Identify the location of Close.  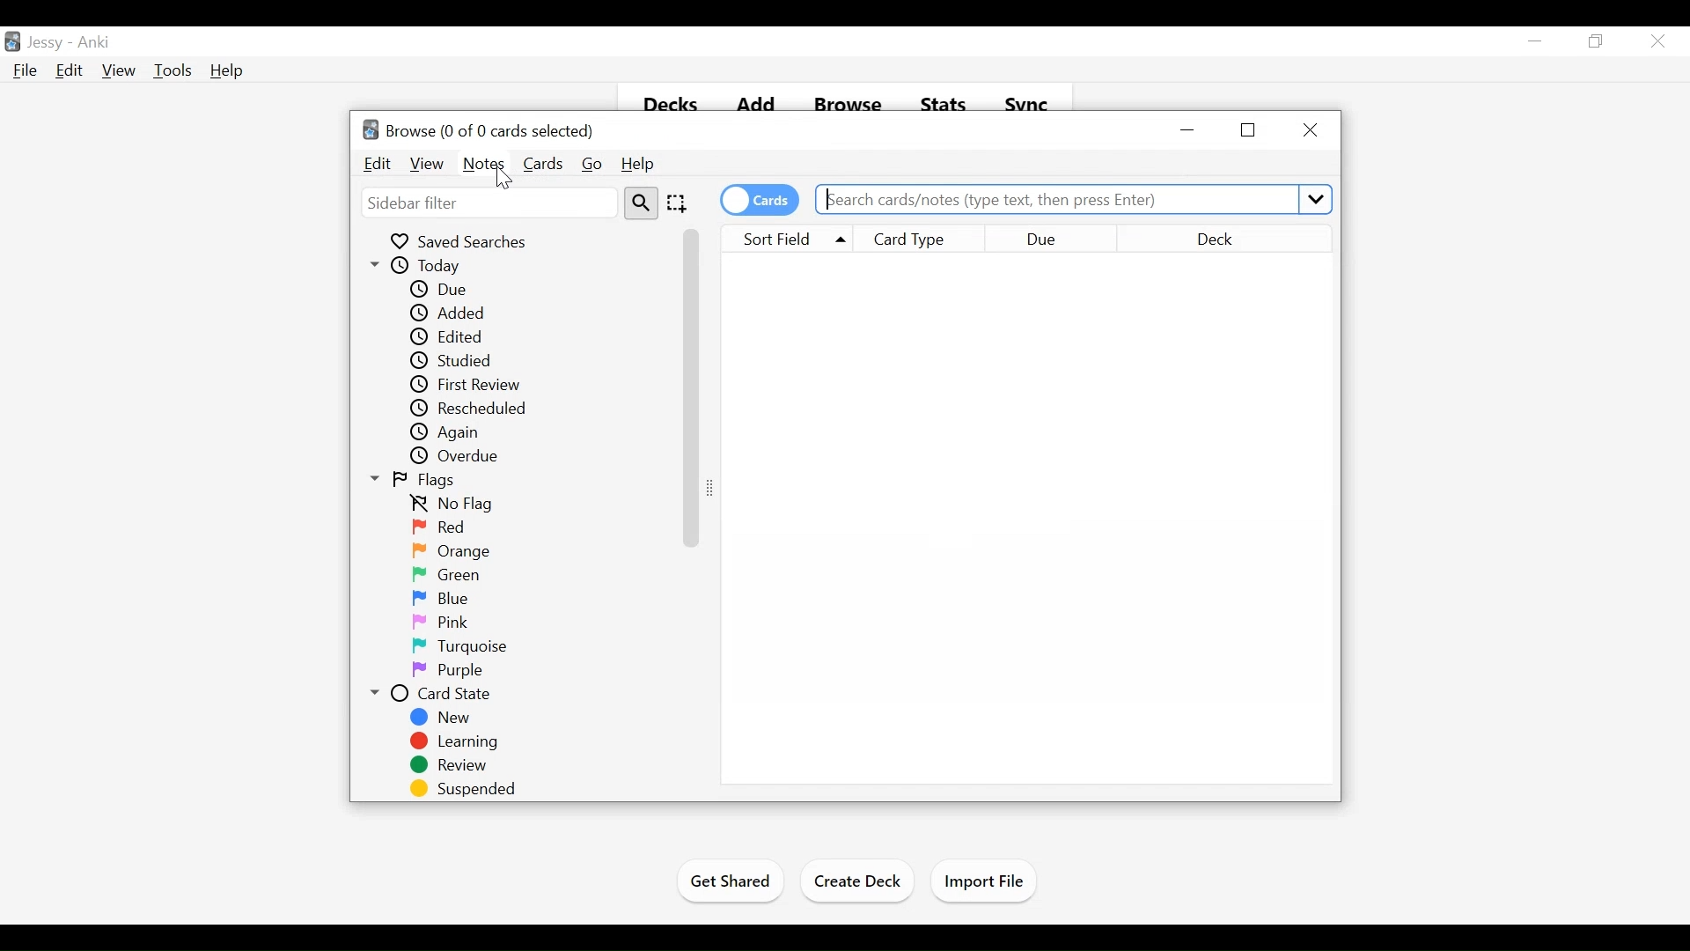
(1656, 41).